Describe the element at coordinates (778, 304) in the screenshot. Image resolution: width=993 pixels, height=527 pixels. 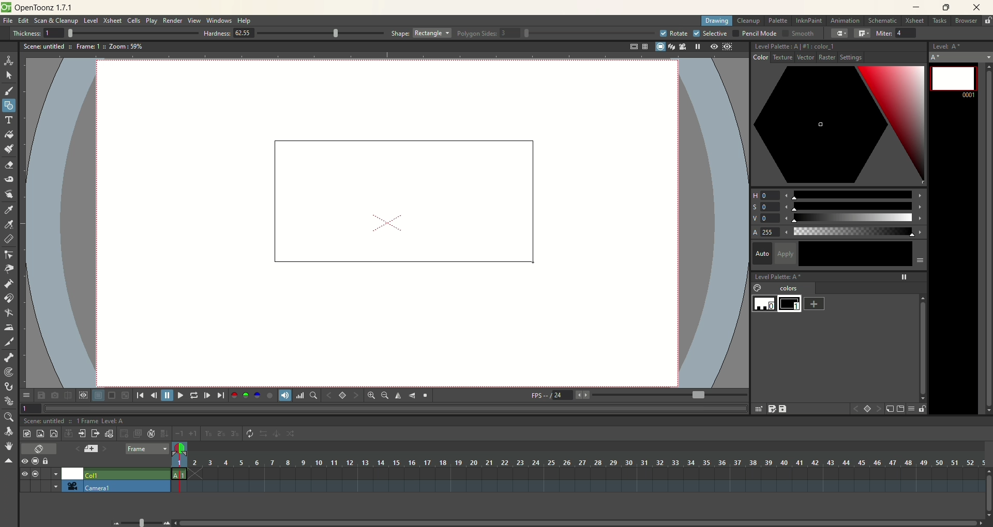
I see `color 0 and 1` at that location.